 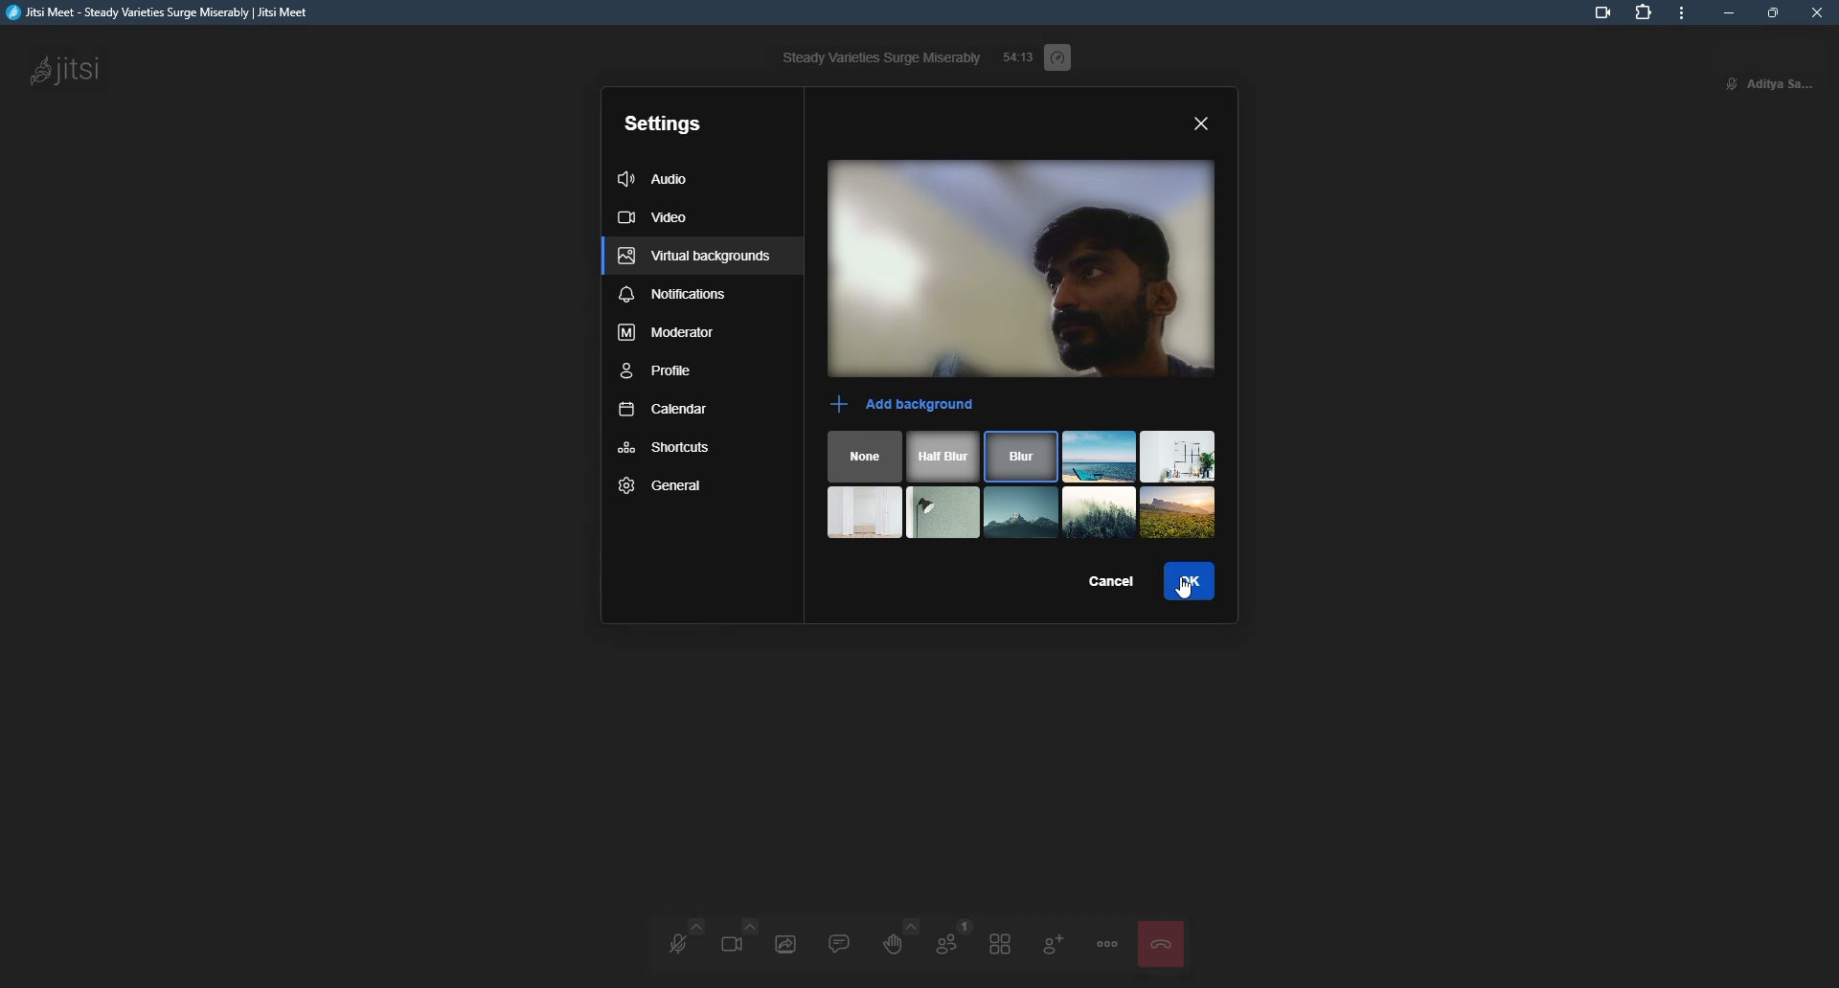 What do you see at coordinates (1204, 123) in the screenshot?
I see `close` at bounding box center [1204, 123].